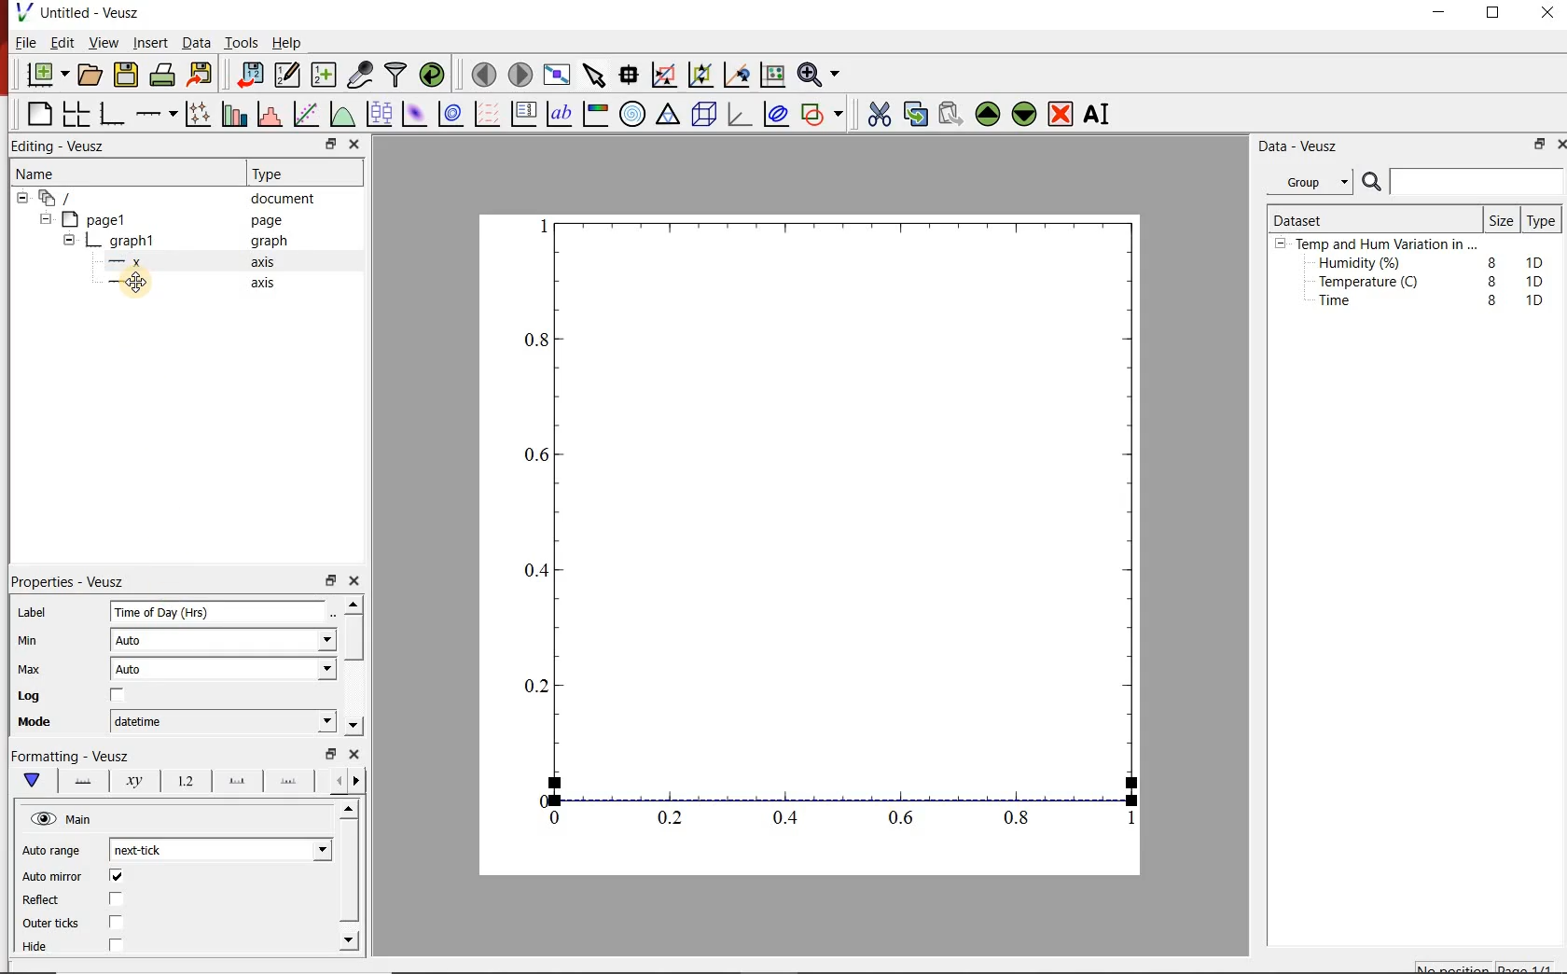 The image size is (1567, 974). I want to click on 8, so click(1489, 280).